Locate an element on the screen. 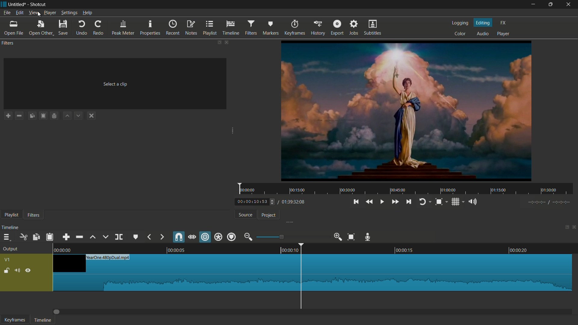 This screenshot has height=325, width=578. close app is located at coordinates (570, 4).